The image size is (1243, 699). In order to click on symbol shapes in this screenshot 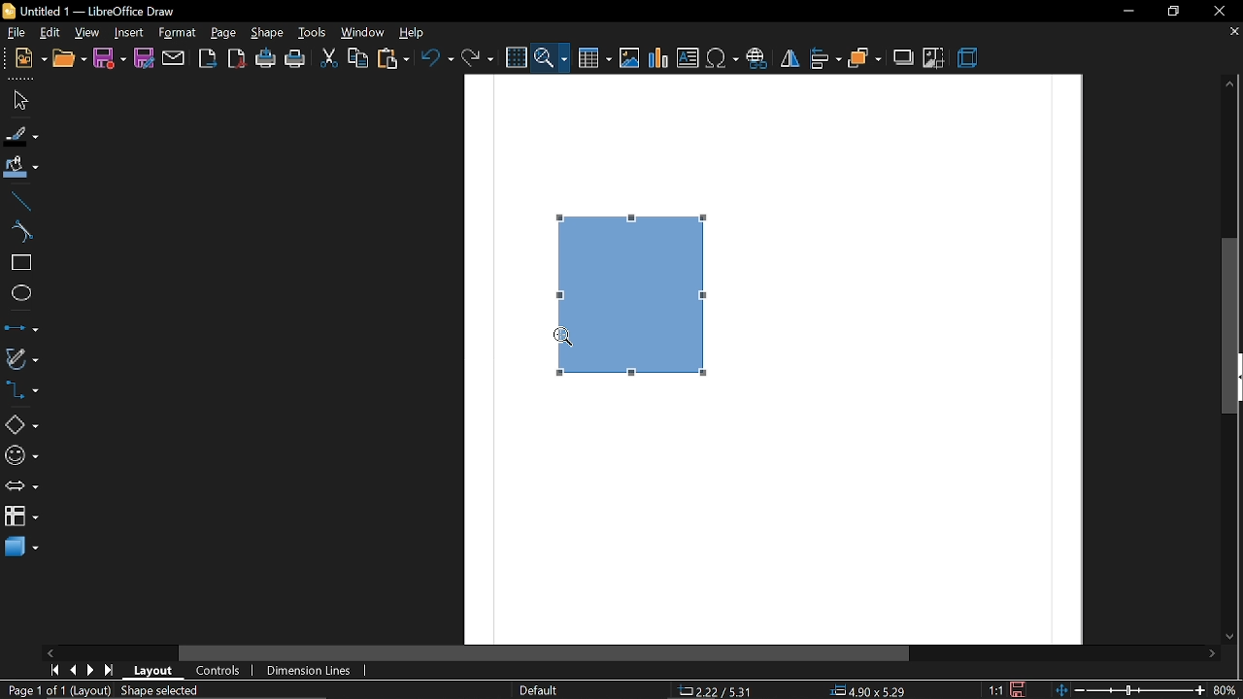, I will do `click(20, 457)`.